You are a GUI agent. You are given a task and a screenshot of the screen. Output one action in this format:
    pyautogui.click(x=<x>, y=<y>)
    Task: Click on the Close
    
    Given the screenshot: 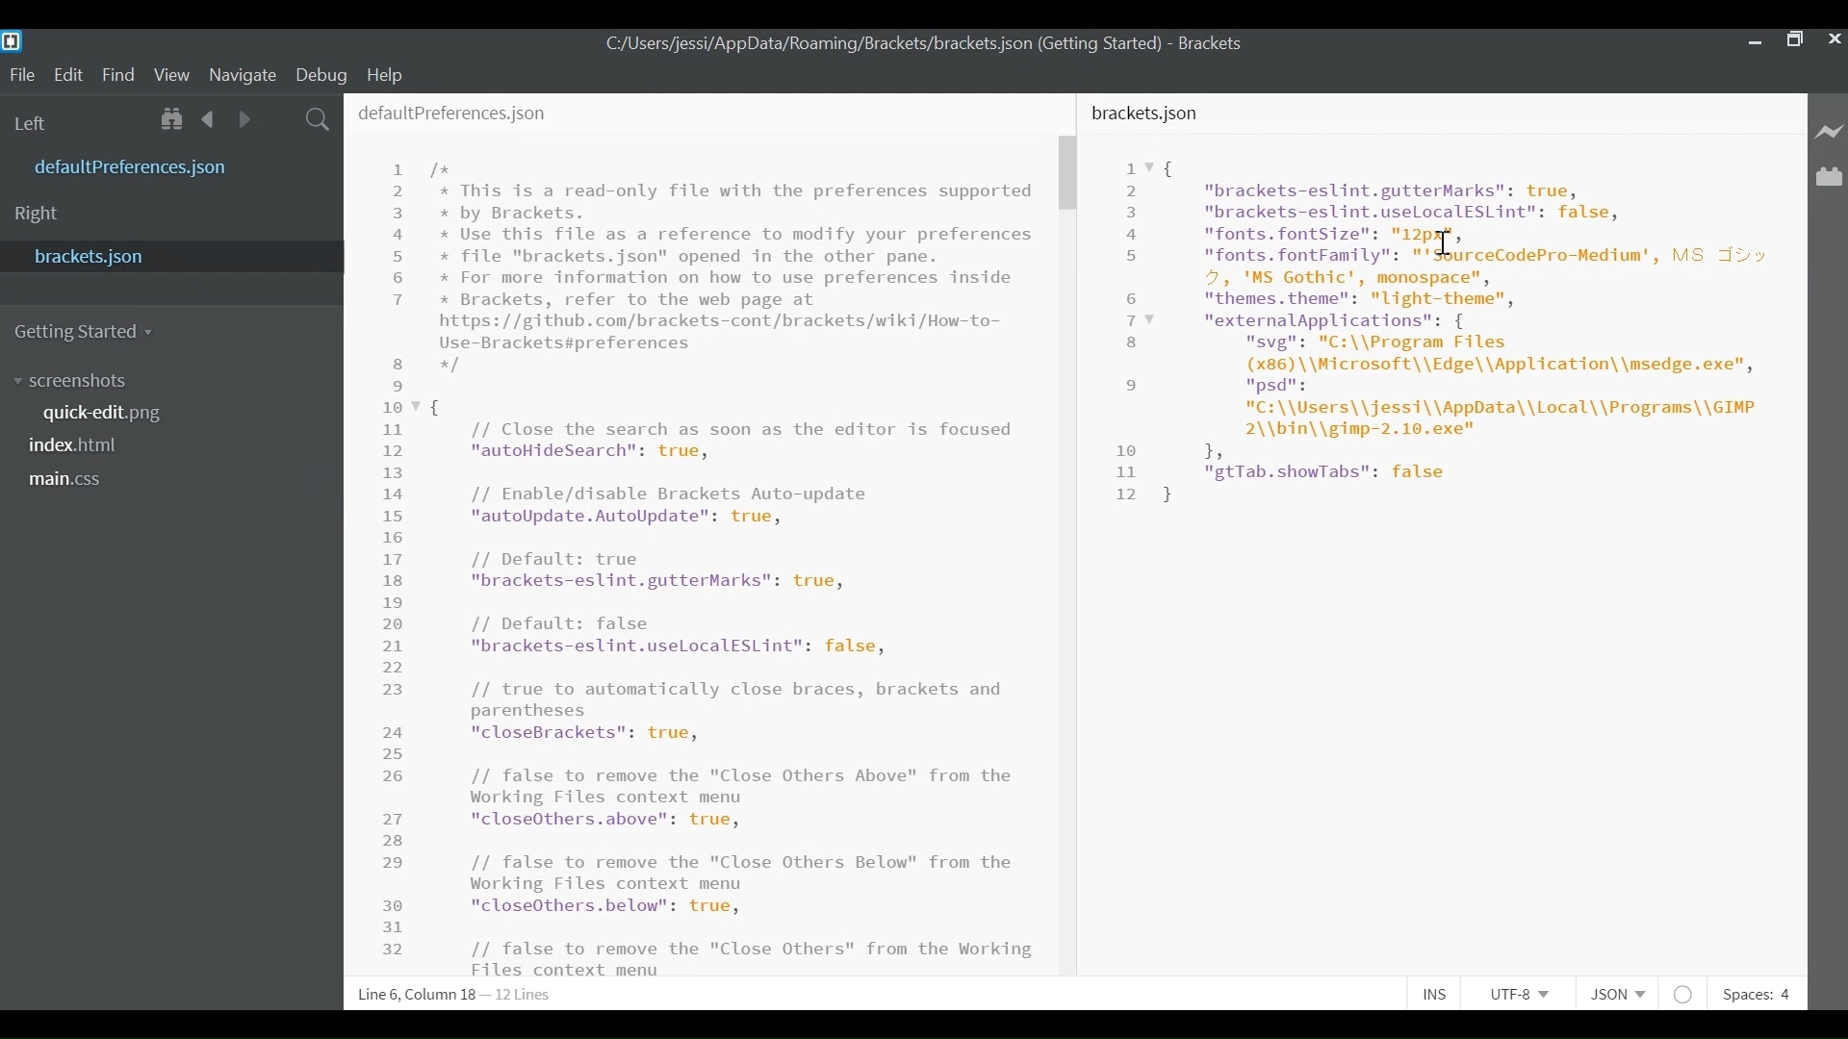 What is the action you would take?
    pyautogui.click(x=1833, y=38)
    